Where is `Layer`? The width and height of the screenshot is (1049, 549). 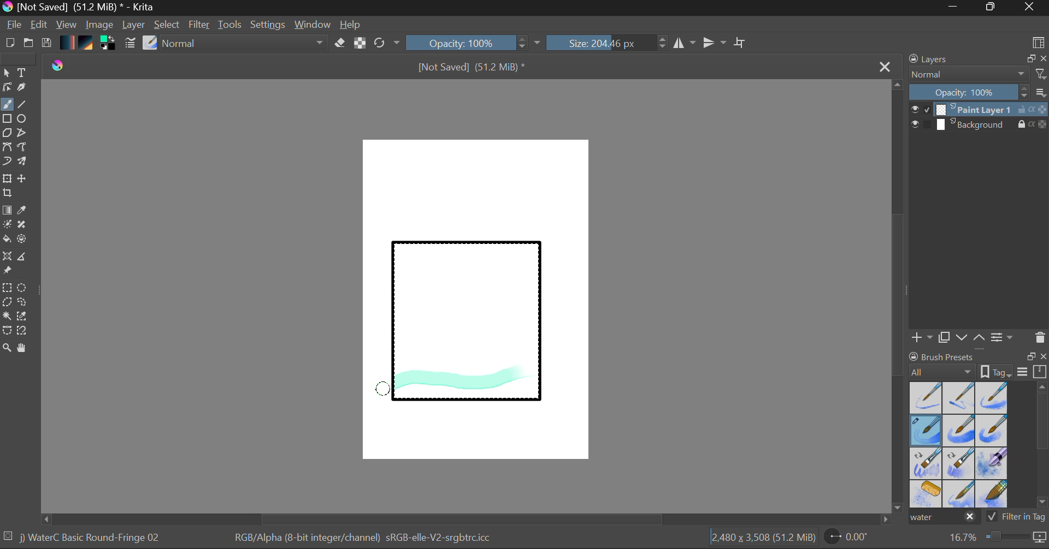 Layer is located at coordinates (135, 25).